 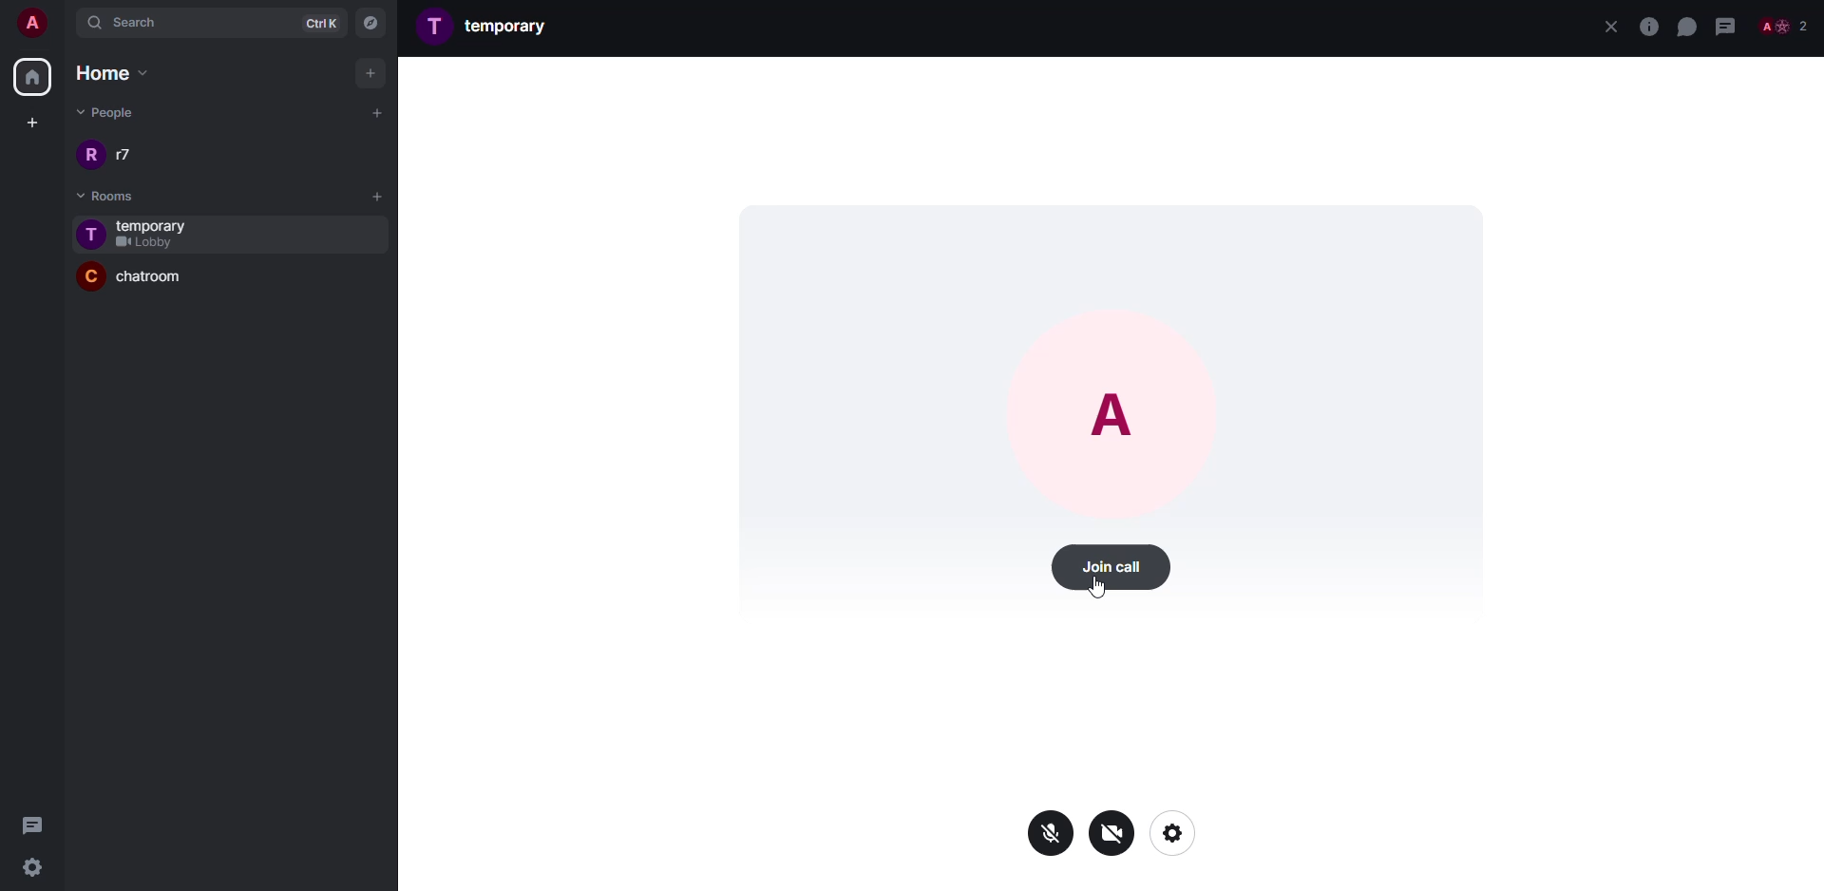 I want to click on navigator, so click(x=370, y=24).